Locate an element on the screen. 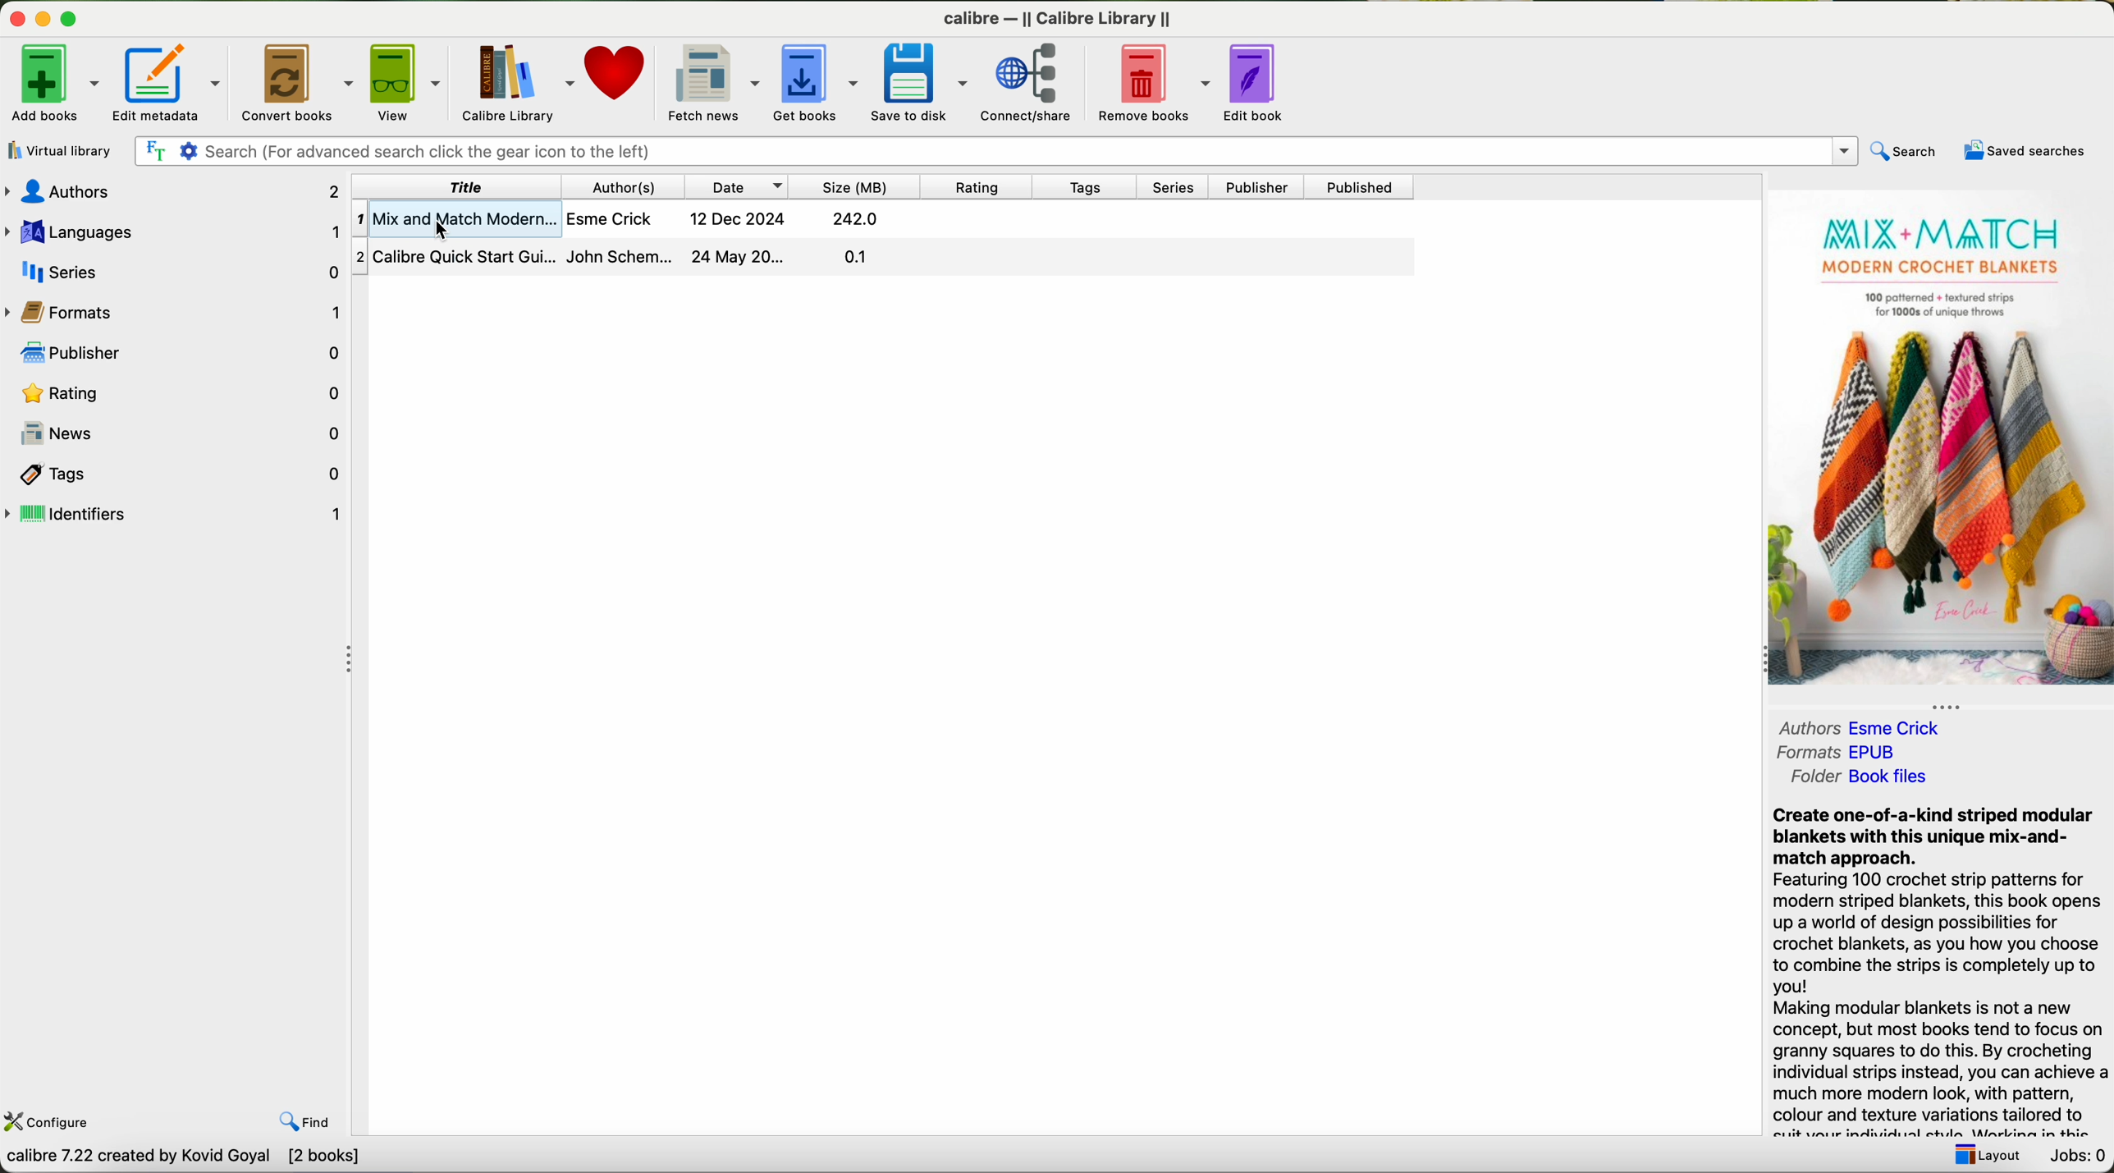  rating is located at coordinates (975, 186).